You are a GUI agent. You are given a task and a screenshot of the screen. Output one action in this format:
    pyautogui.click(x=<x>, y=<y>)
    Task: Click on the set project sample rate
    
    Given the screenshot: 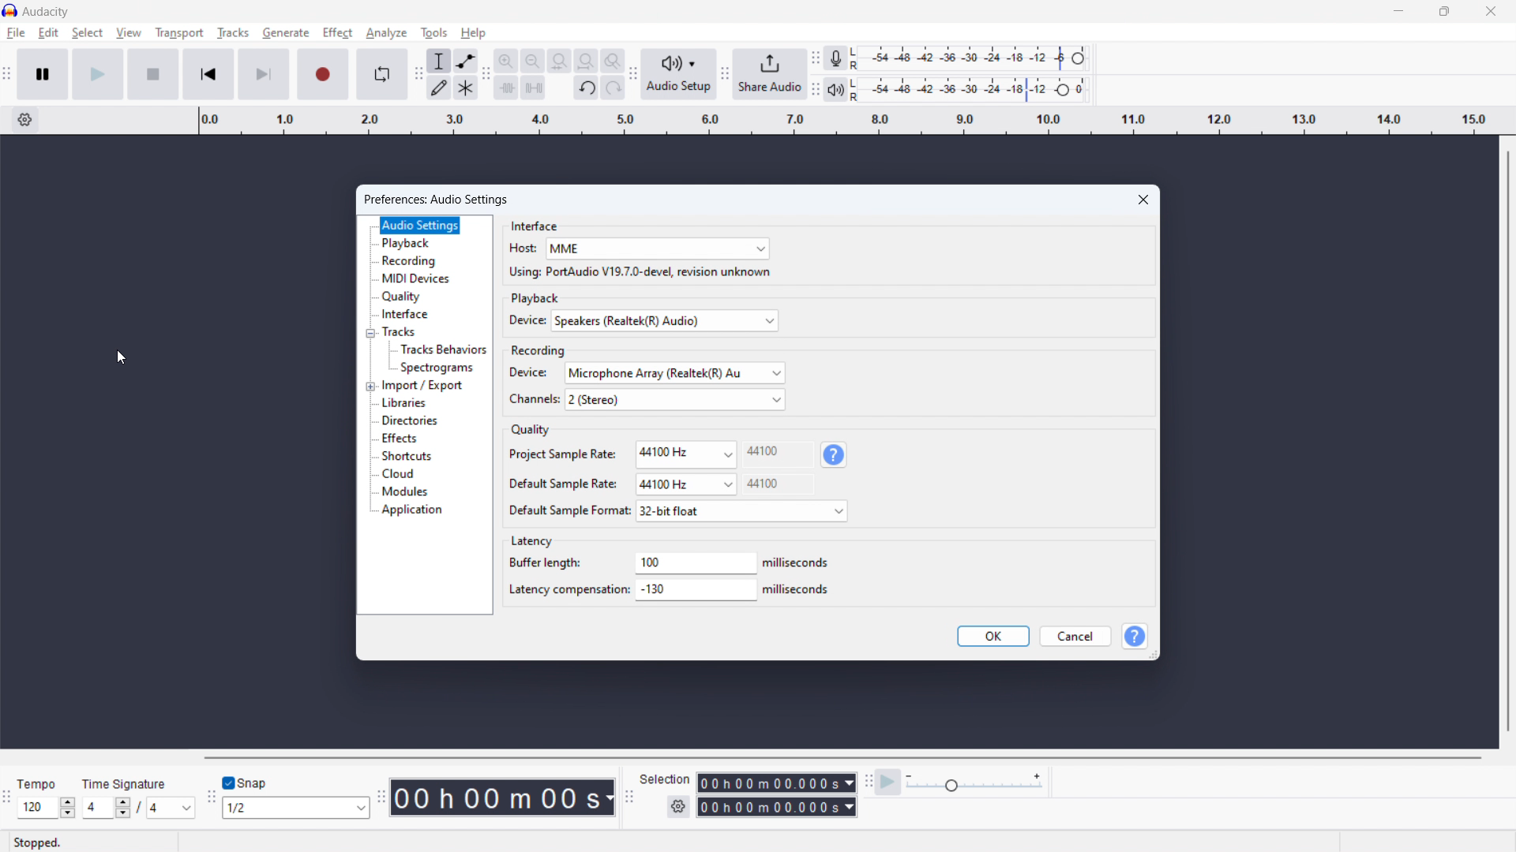 What is the action you would take?
    pyautogui.click(x=687, y=454)
    